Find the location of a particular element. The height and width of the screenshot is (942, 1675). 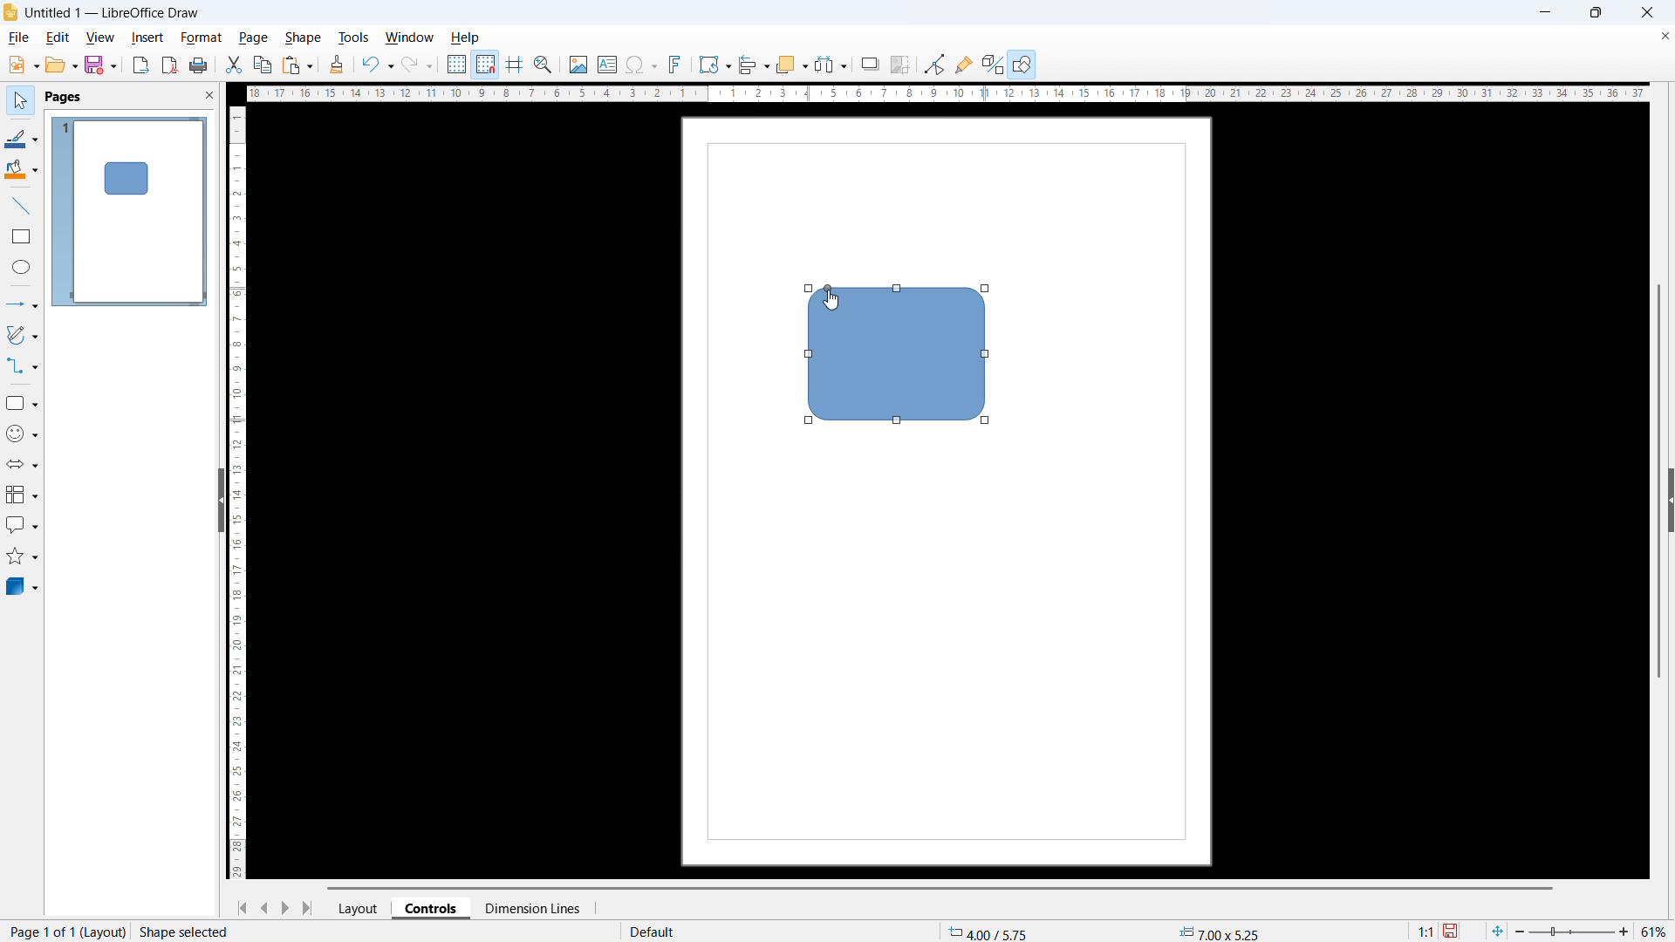

Line colour  is located at coordinates (21, 138).